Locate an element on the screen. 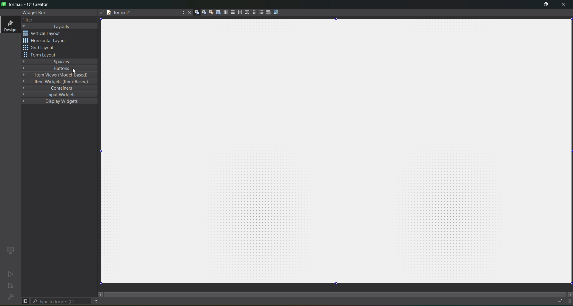 The image size is (573, 306). edit widgets is located at coordinates (197, 13).